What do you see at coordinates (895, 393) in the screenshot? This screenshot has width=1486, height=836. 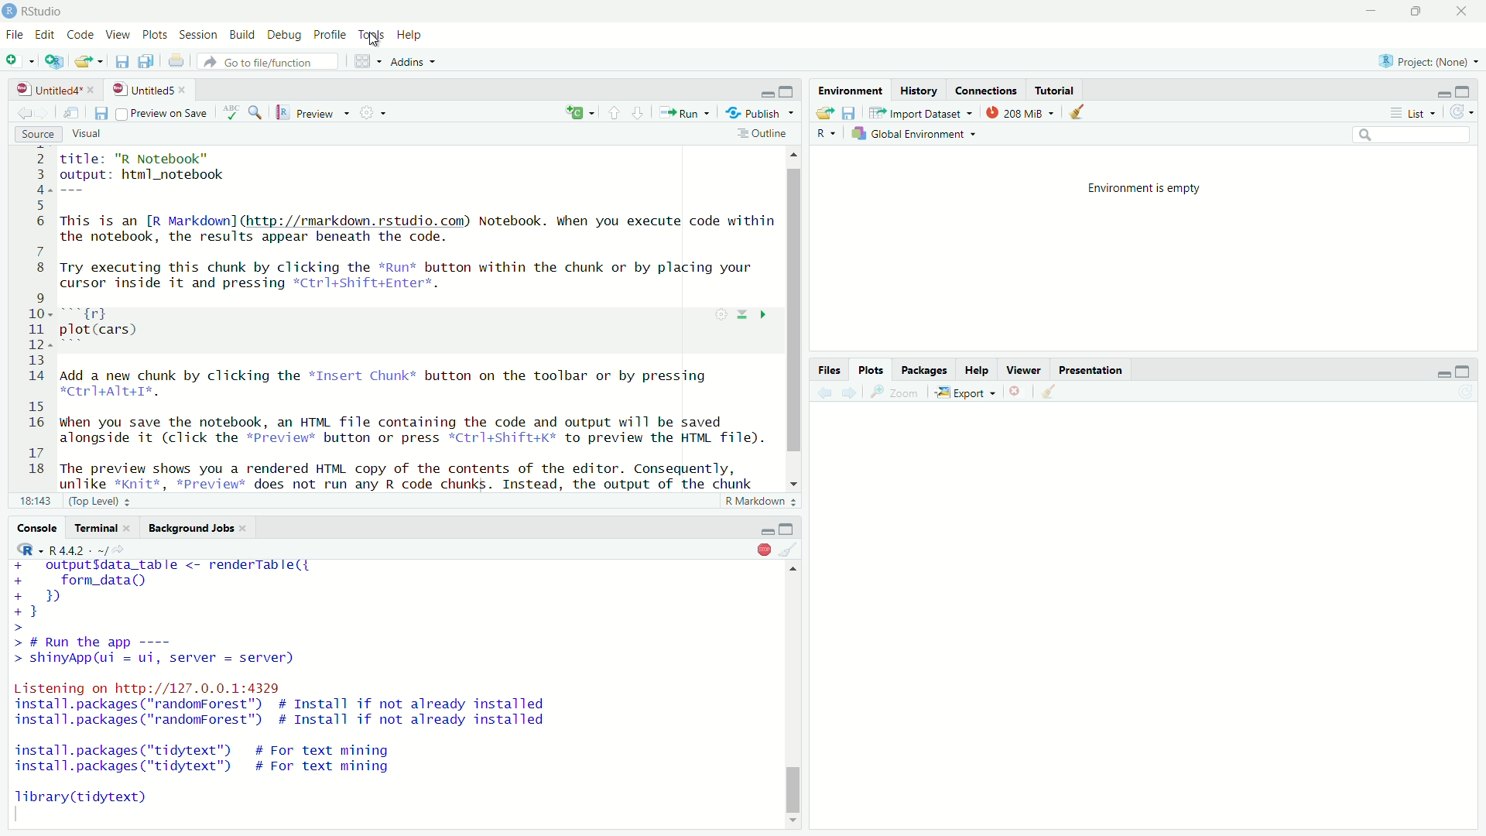 I see `Zoom` at bounding box center [895, 393].